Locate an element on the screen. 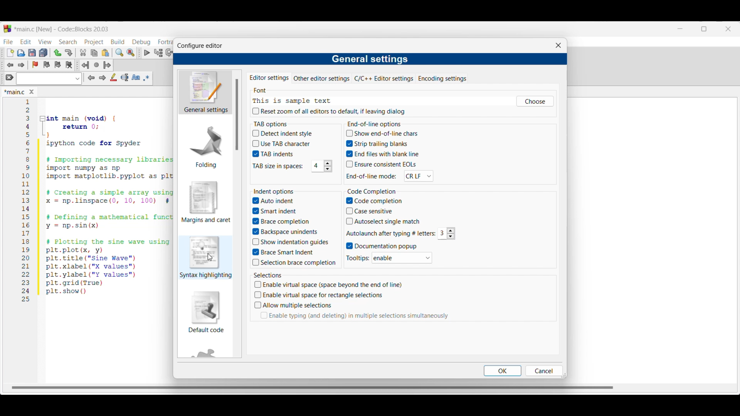  Next bookmark is located at coordinates (57, 65).